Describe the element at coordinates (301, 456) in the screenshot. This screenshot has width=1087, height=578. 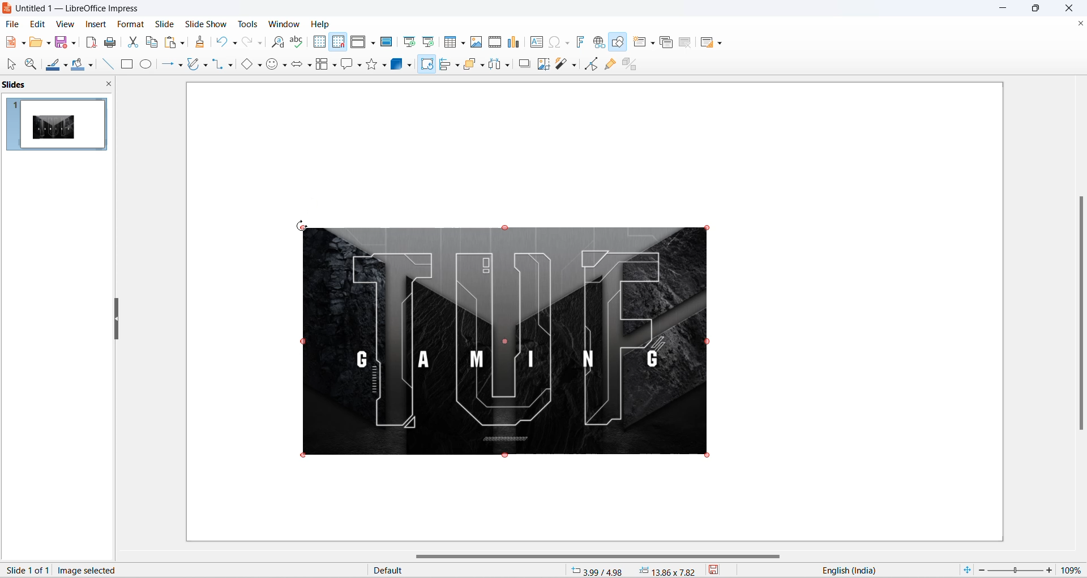
I see `image selection markup` at that location.